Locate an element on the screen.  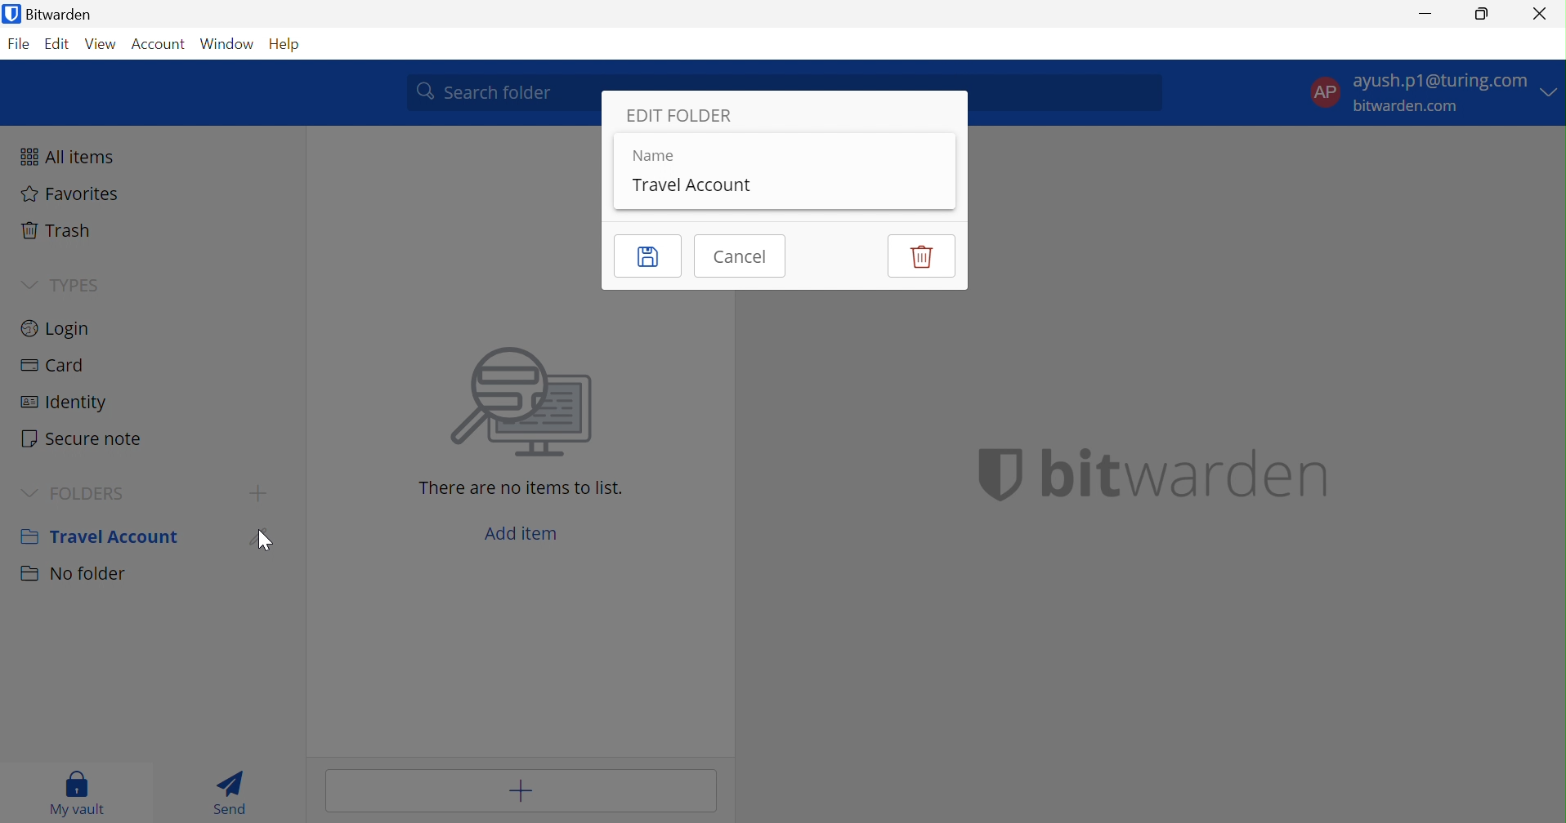
Name is located at coordinates (652, 155).